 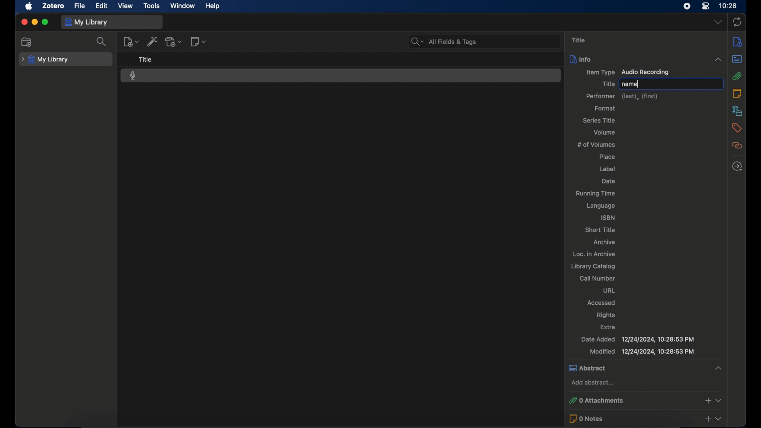 What do you see at coordinates (738, 42) in the screenshot?
I see `info` at bounding box center [738, 42].